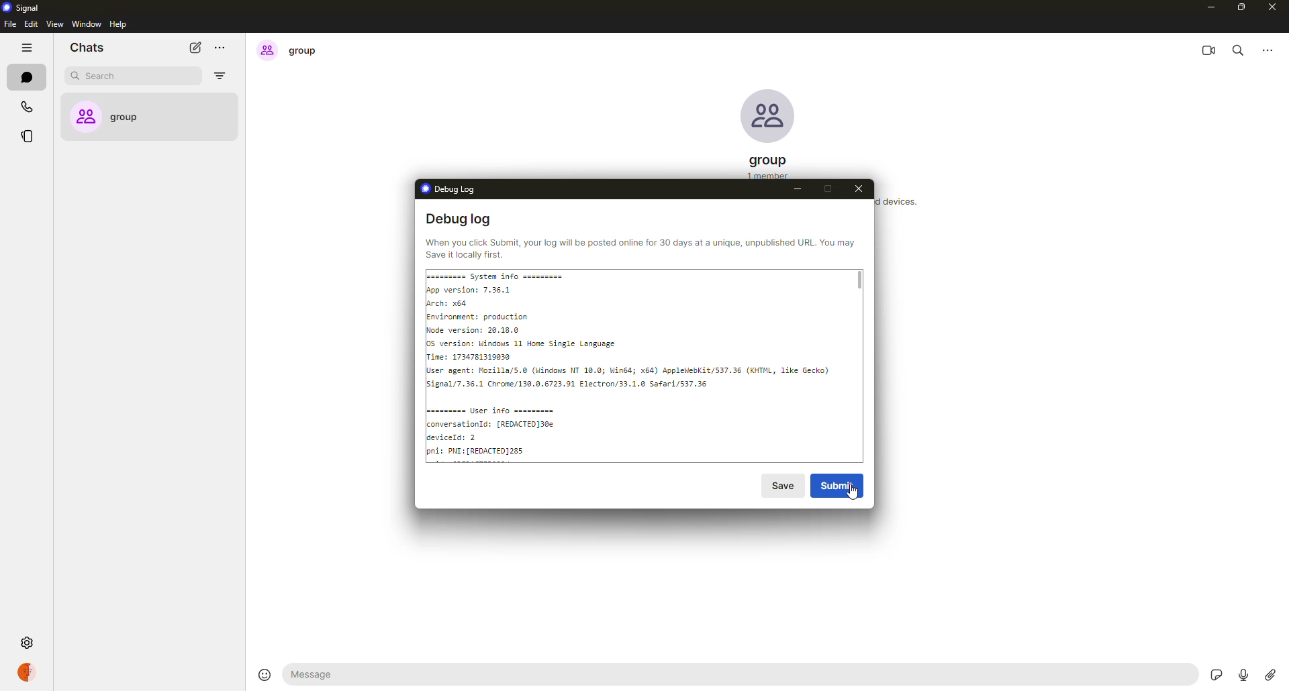 The height and width of the screenshot is (691, 1289). What do you see at coordinates (639, 364) in the screenshot?
I see `log` at bounding box center [639, 364].